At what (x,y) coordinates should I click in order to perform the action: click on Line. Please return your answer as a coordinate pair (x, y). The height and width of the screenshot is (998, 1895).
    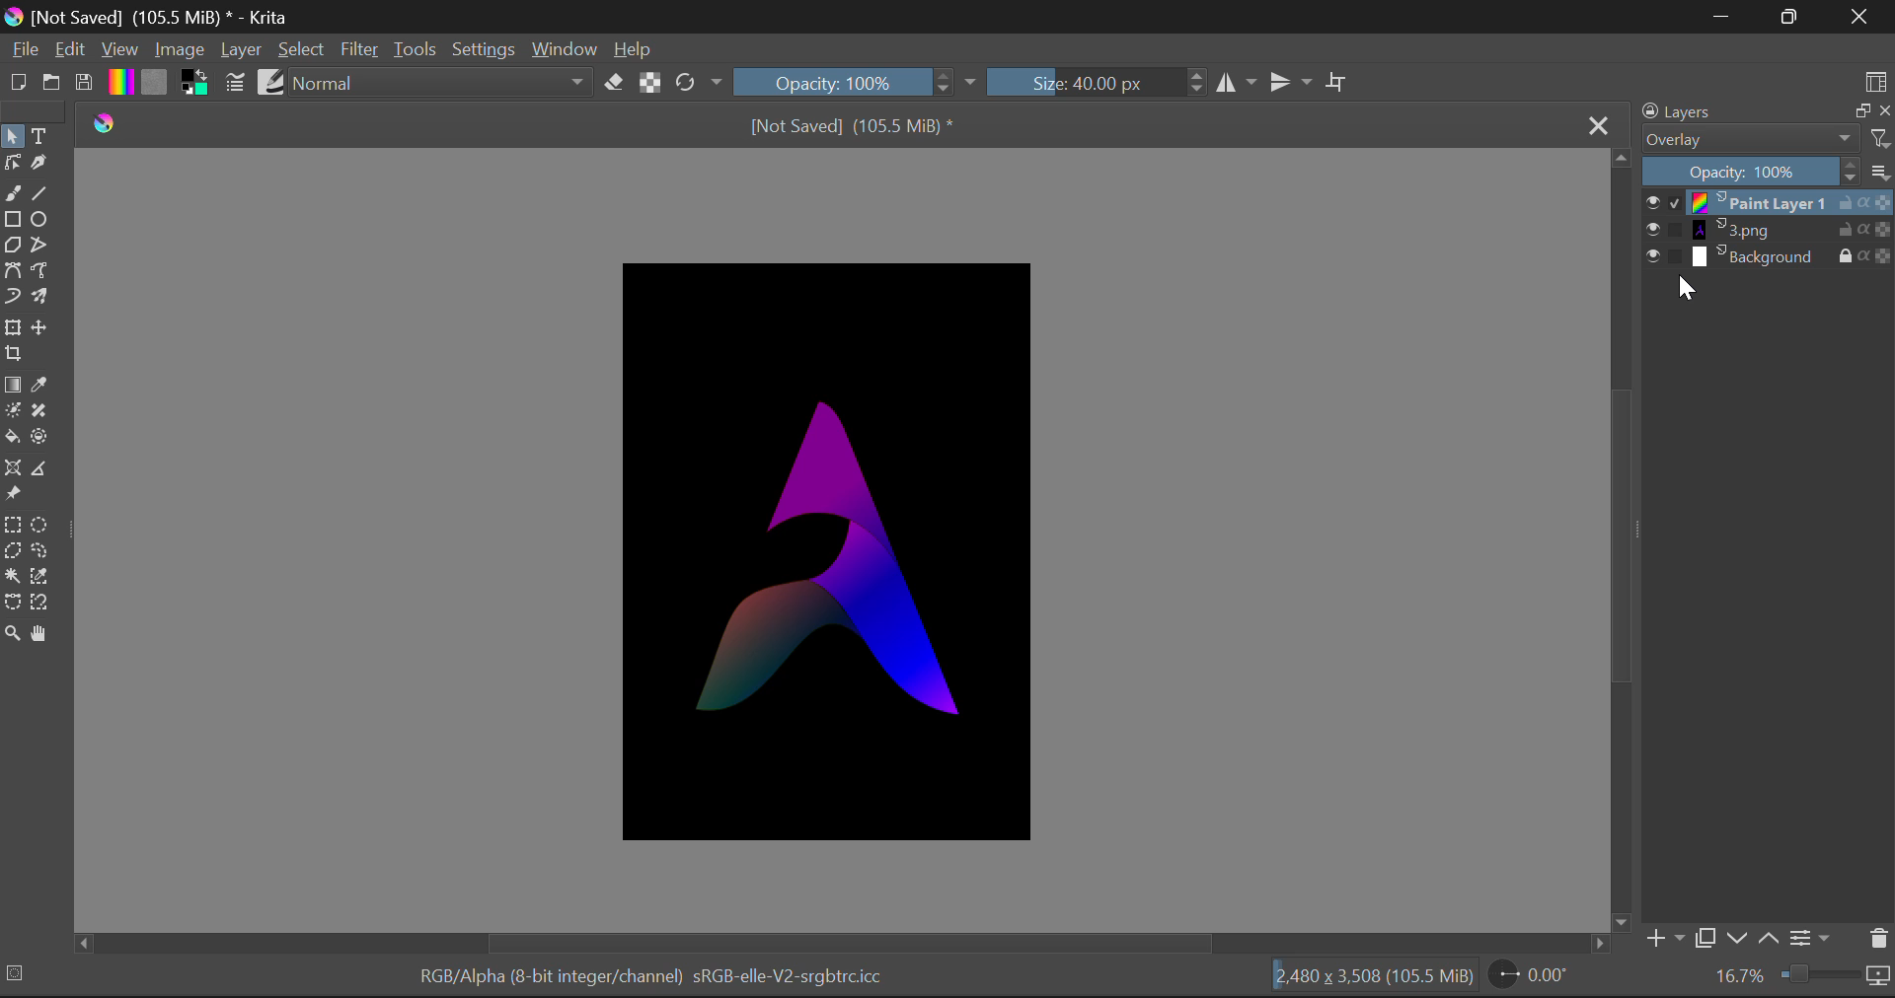
    Looking at the image, I should click on (42, 194).